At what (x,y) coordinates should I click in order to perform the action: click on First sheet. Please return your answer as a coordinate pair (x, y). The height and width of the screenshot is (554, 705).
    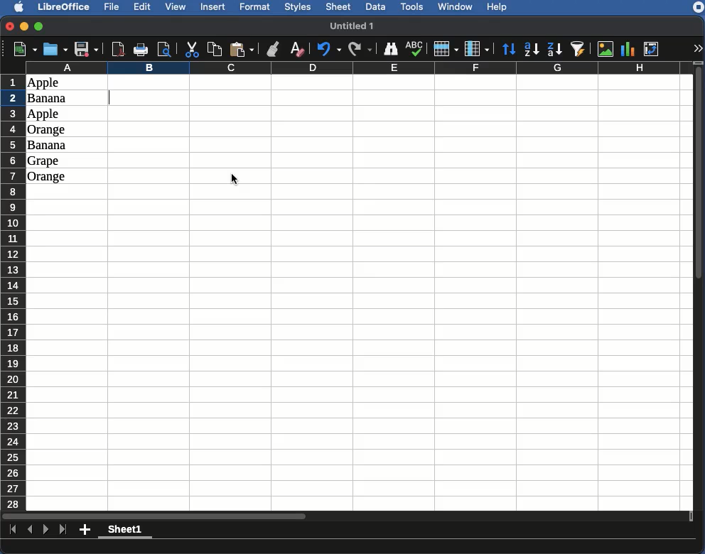
    Looking at the image, I should click on (11, 530).